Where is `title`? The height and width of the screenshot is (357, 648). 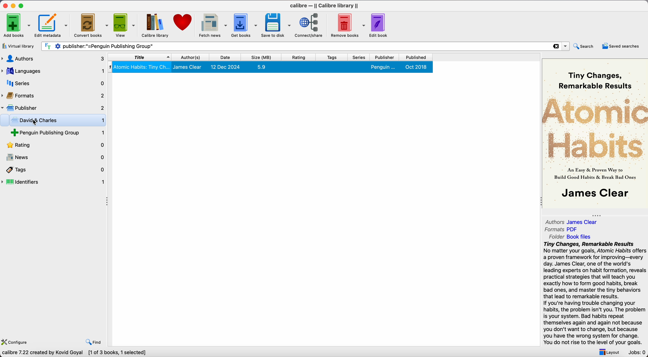
title is located at coordinates (140, 57).